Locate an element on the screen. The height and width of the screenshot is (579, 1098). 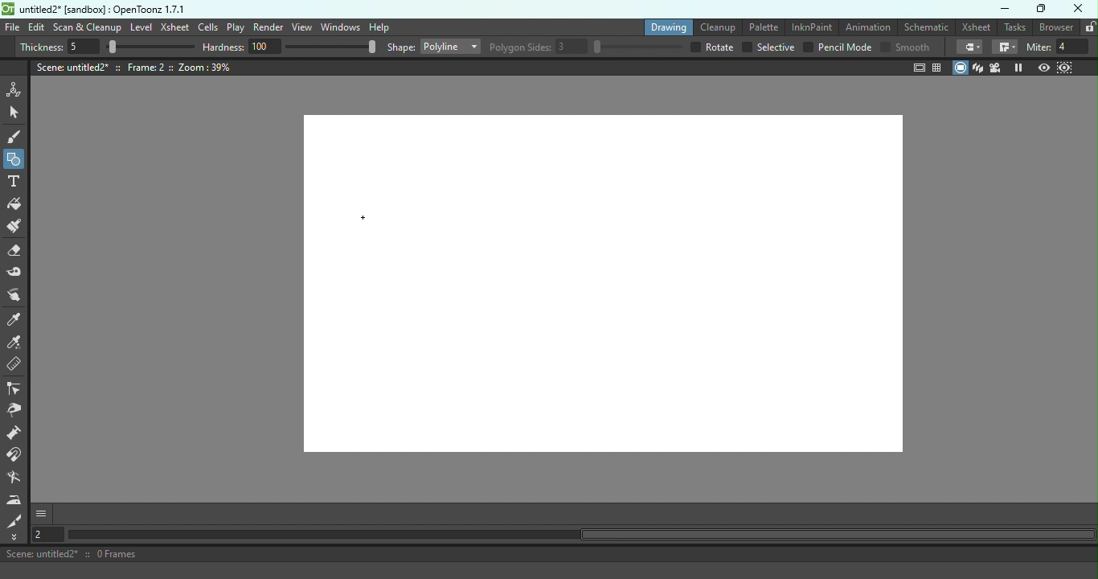
Miter is located at coordinates (1061, 47).